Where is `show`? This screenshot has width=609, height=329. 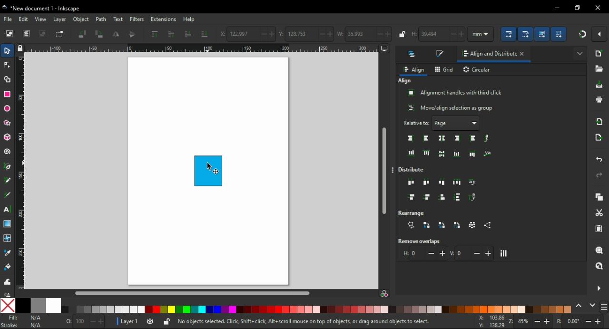
show is located at coordinates (476, 123).